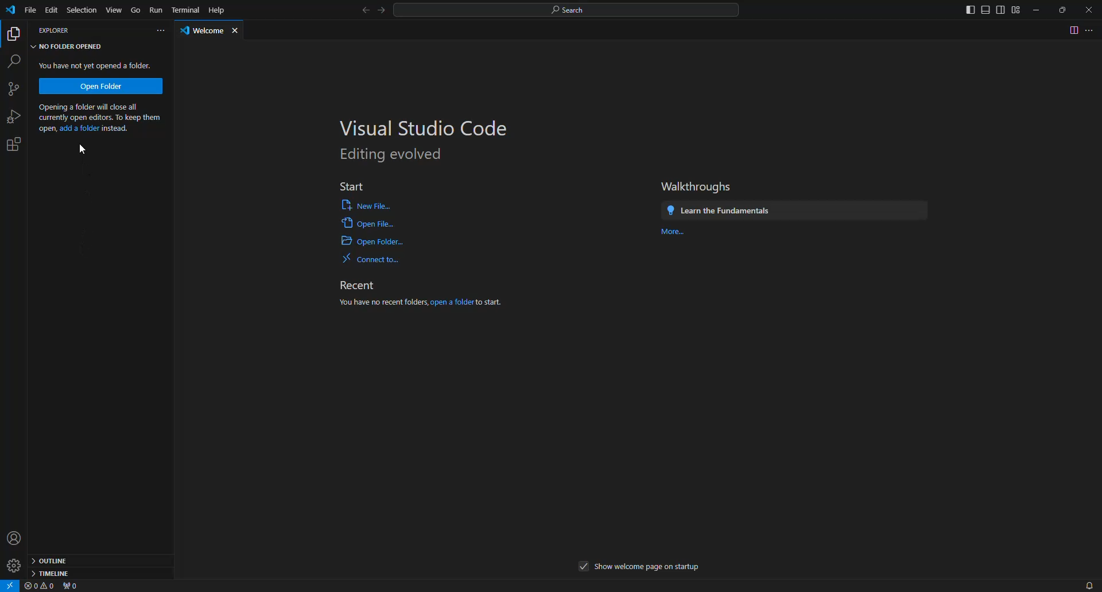 The image size is (1102, 592). What do you see at coordinates (382, 11) in the screenshot?
I see `go forward` at bounding box center [382, 11].